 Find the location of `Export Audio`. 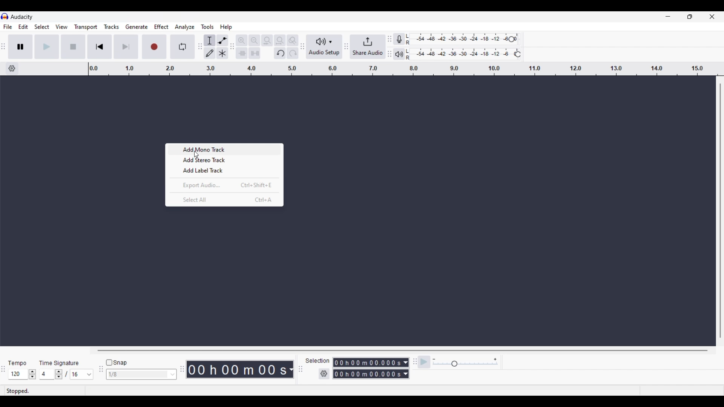

Export Audio is located at coordinates (226, 185).